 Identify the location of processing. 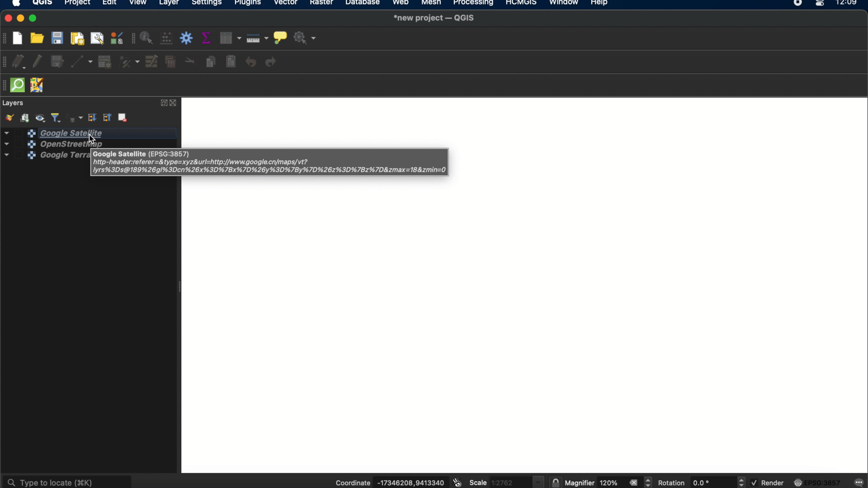
(474, 4).